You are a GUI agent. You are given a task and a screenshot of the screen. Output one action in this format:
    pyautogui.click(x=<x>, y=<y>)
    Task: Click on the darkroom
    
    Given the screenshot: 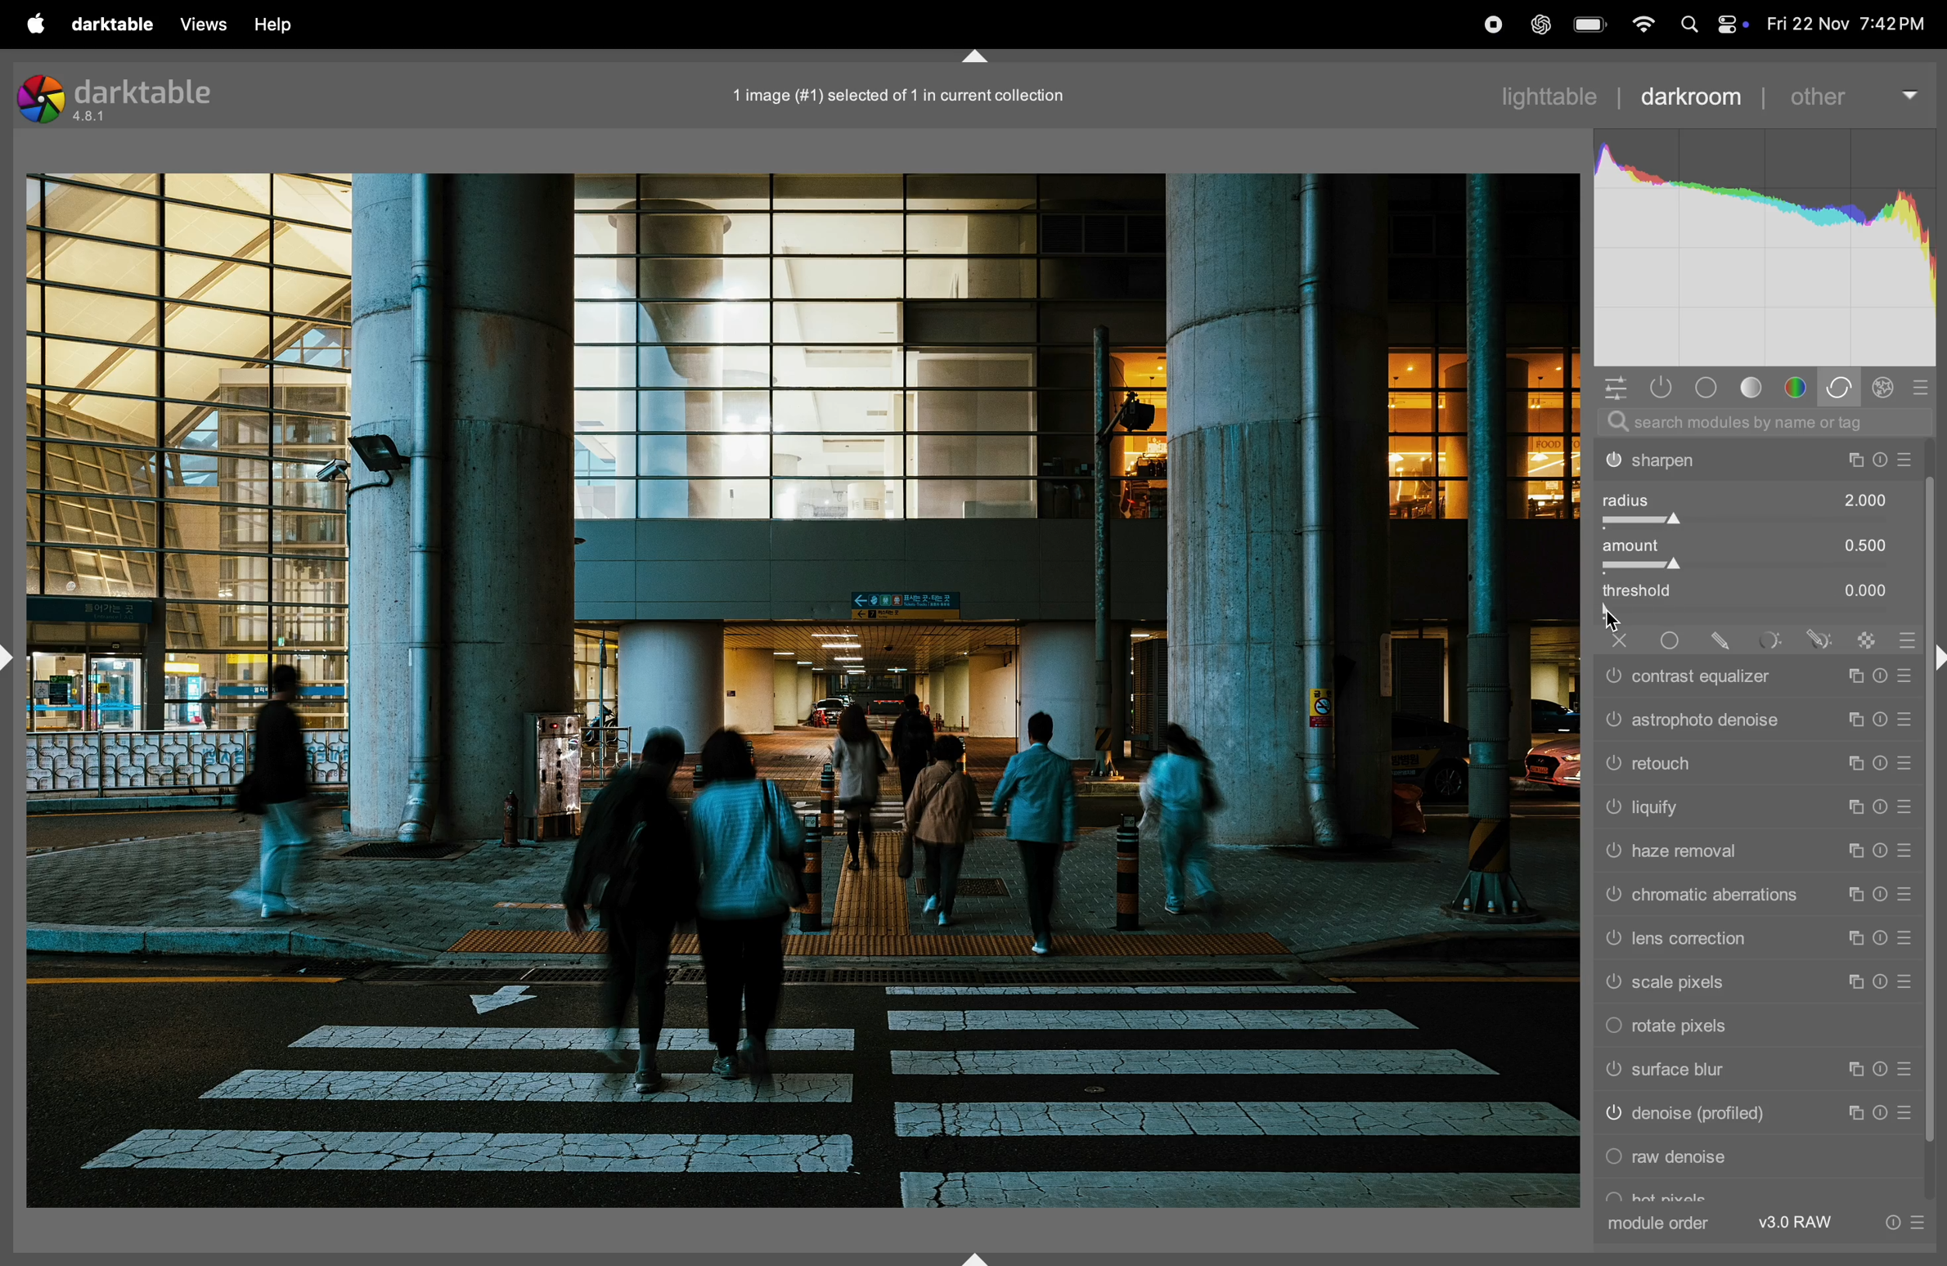 What is the action you would take?
    pyautogui.click(x=1693, y=97)
    